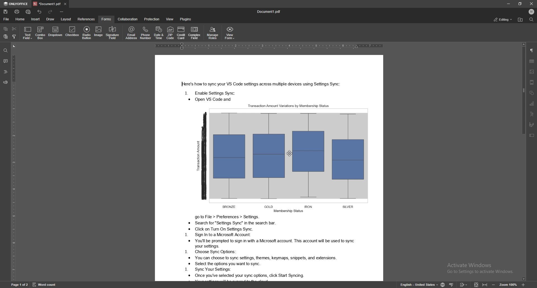 The image size is (537, 288). What do you see at coordinates (7, 19) in the screenshot?
I see `file` at bounding box center [7, 19].